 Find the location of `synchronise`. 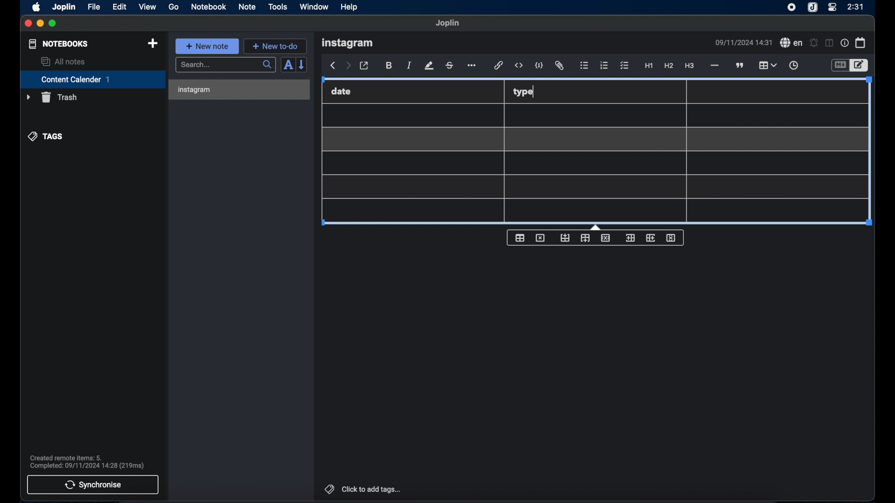

synchronise is located at coordinates (93, 485).